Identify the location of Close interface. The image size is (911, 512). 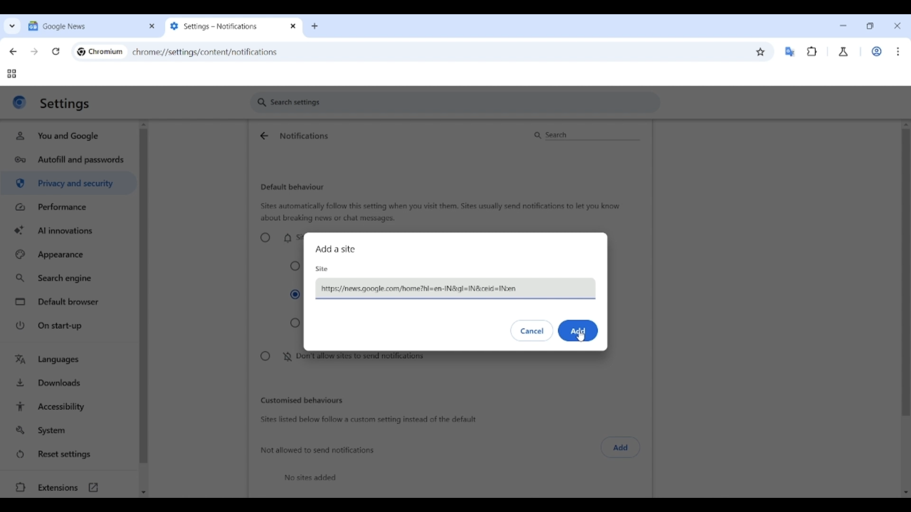
(897, 26).